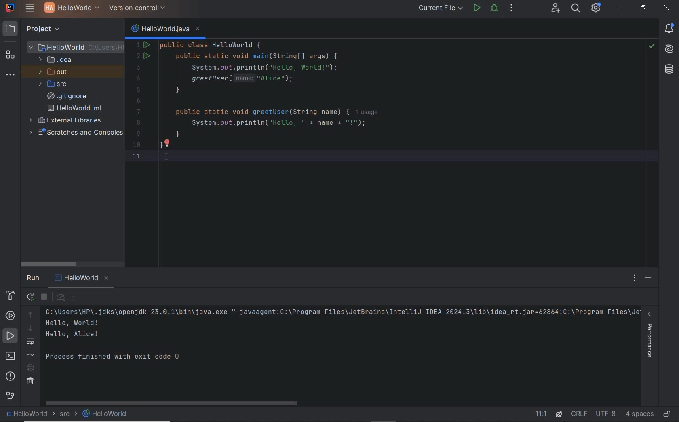 The image size is (679, 422). Describe the element at coordinates (63, 262) in the screenshot. I see `Scroll bar` at that location.